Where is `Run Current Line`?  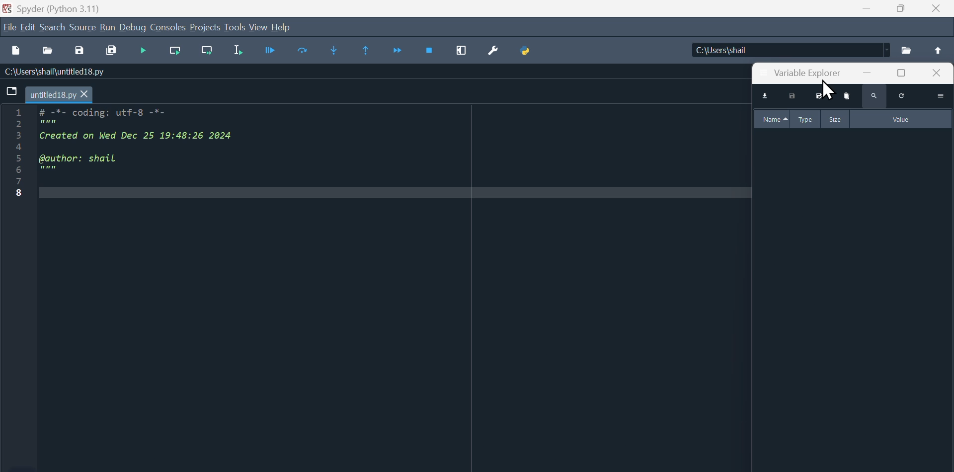 Run Current Line is located at coordinates (309, 53).